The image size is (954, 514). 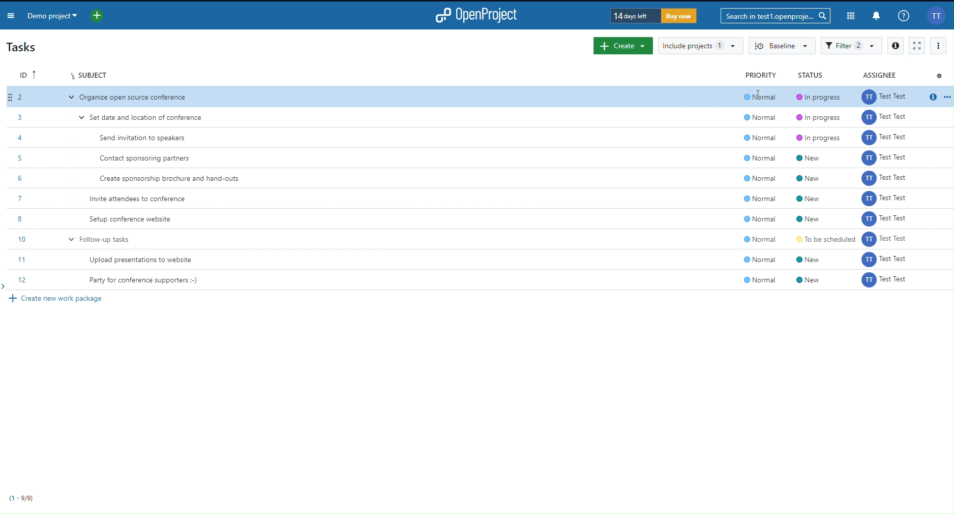 What do you see at coordinates (939, 75) in the screenshot?
I see `Settings` at bounding box center [939, 75].